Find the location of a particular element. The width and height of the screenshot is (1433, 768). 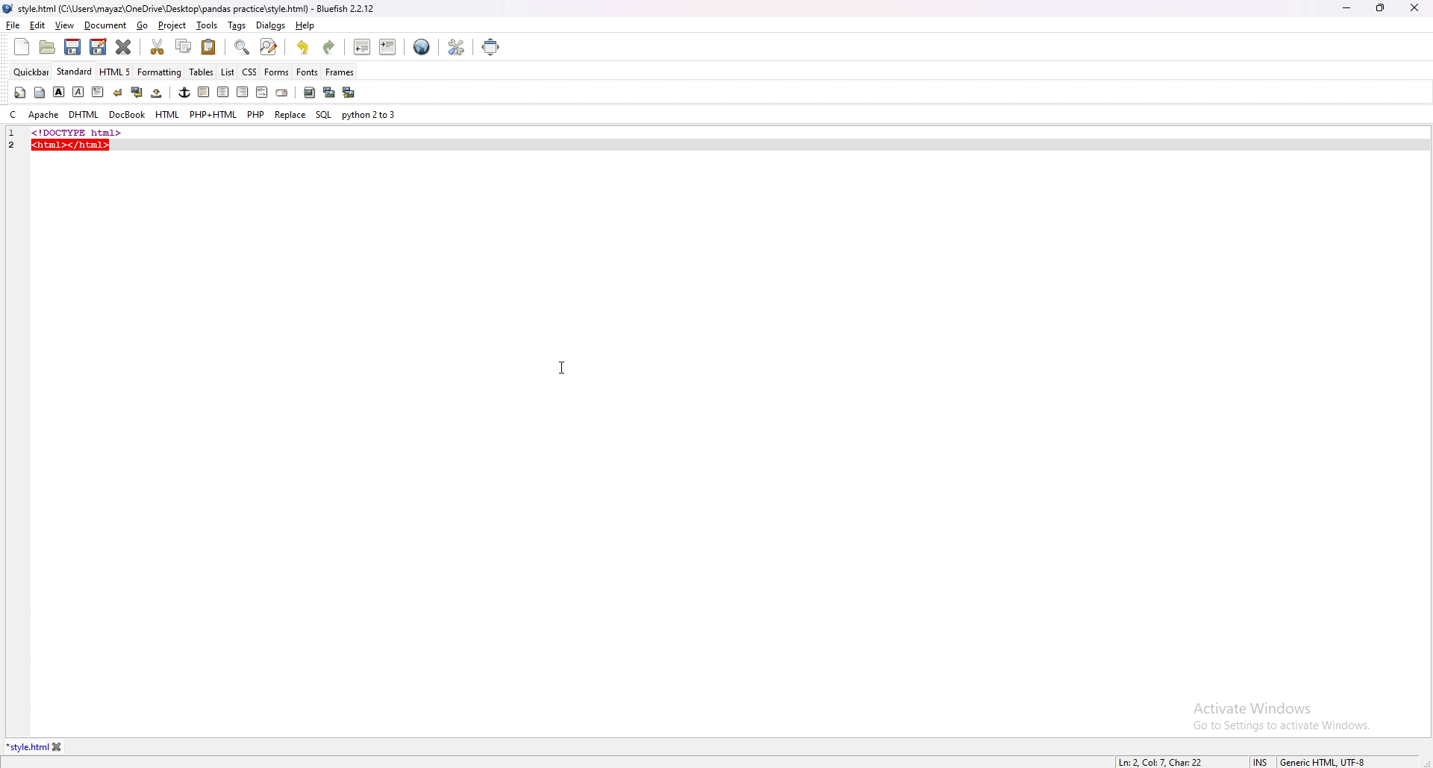

docbook is located at coordinates (127, 115).